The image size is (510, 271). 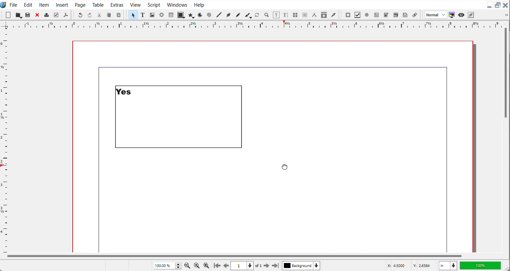 I want to click on Image Frame, so click(x=152, y=15).